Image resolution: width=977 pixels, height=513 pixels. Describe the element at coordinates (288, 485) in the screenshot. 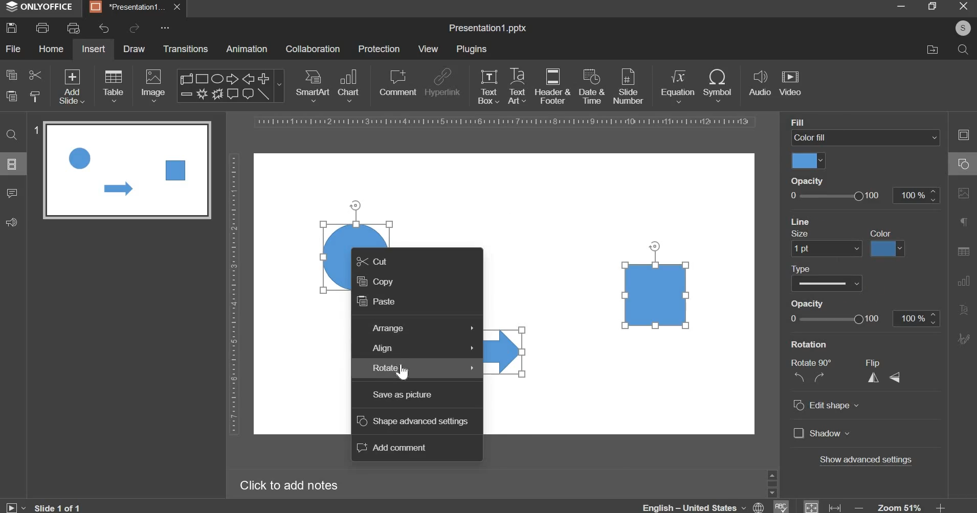

I see `Click to add notes` at that location.